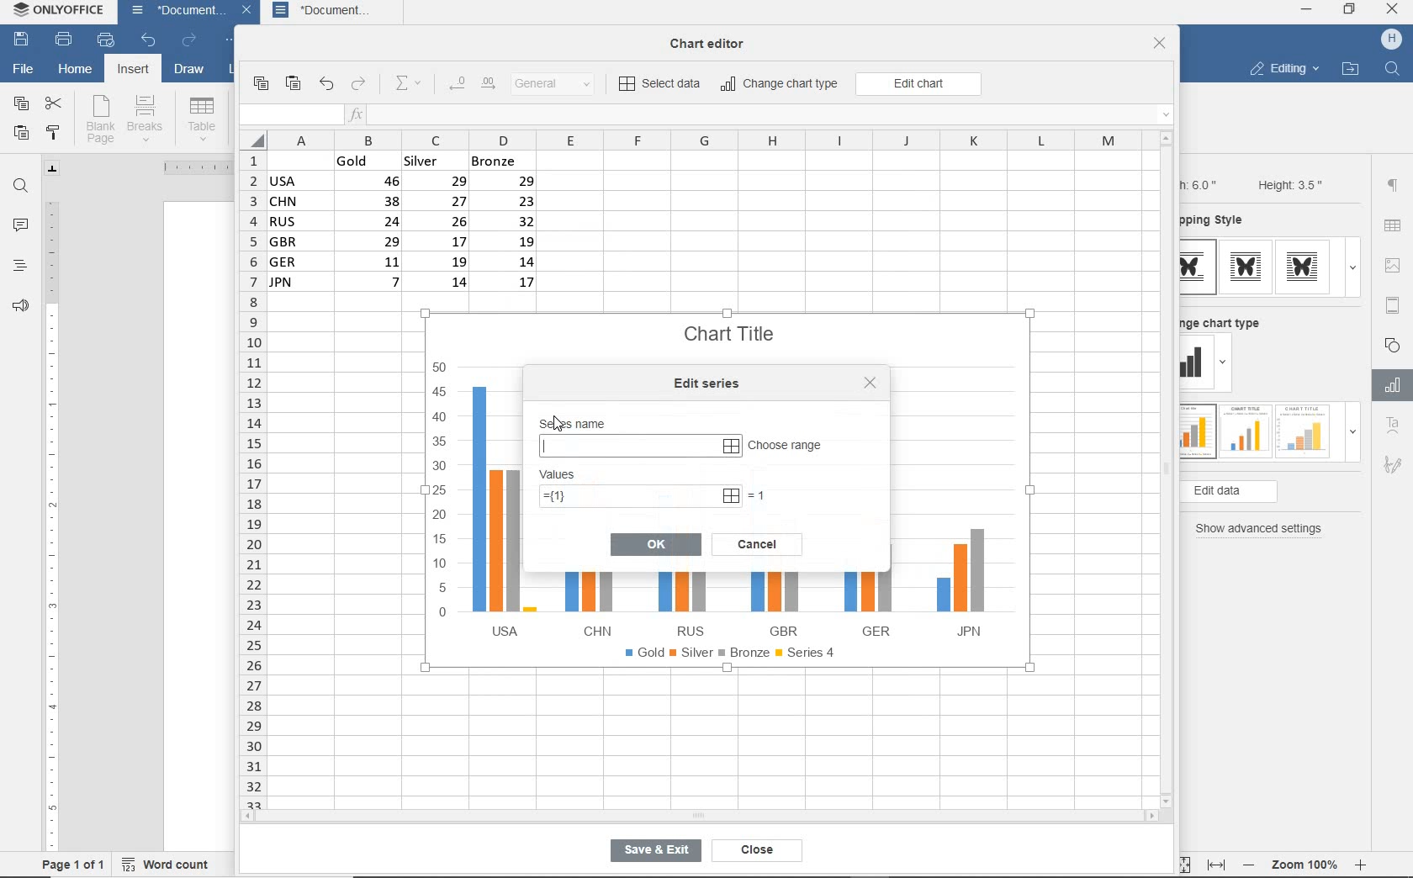 The width and height of the screenshot is (1413, 878). What do you see at coordinates (1160, 45) in the screenshot?
I see `close` at bounding box center [1160, 45].